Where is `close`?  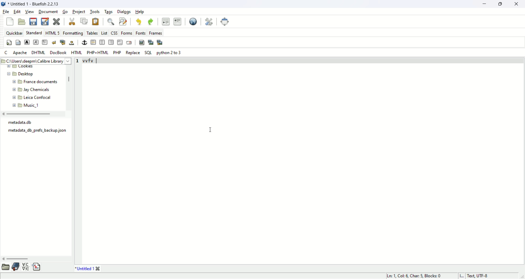 close is located at coordinates (99, 269).